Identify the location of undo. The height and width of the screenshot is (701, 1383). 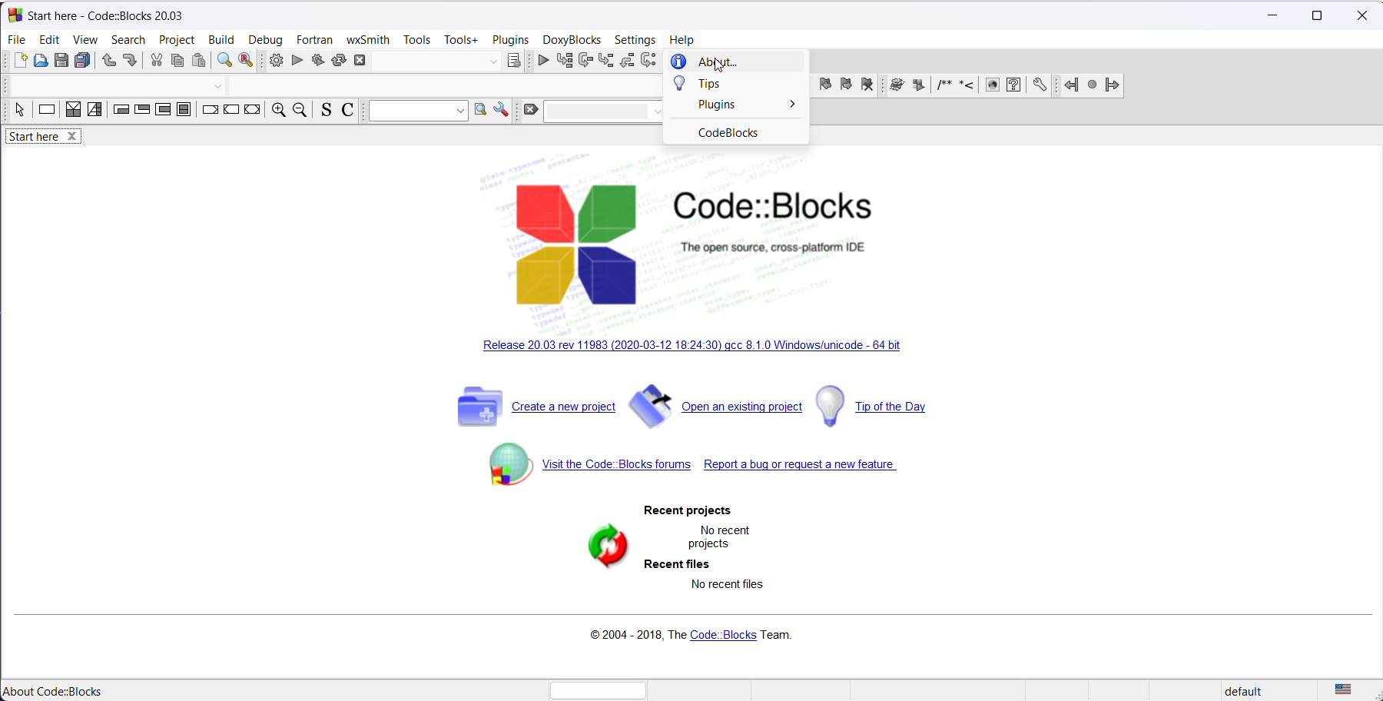
(107, 62).